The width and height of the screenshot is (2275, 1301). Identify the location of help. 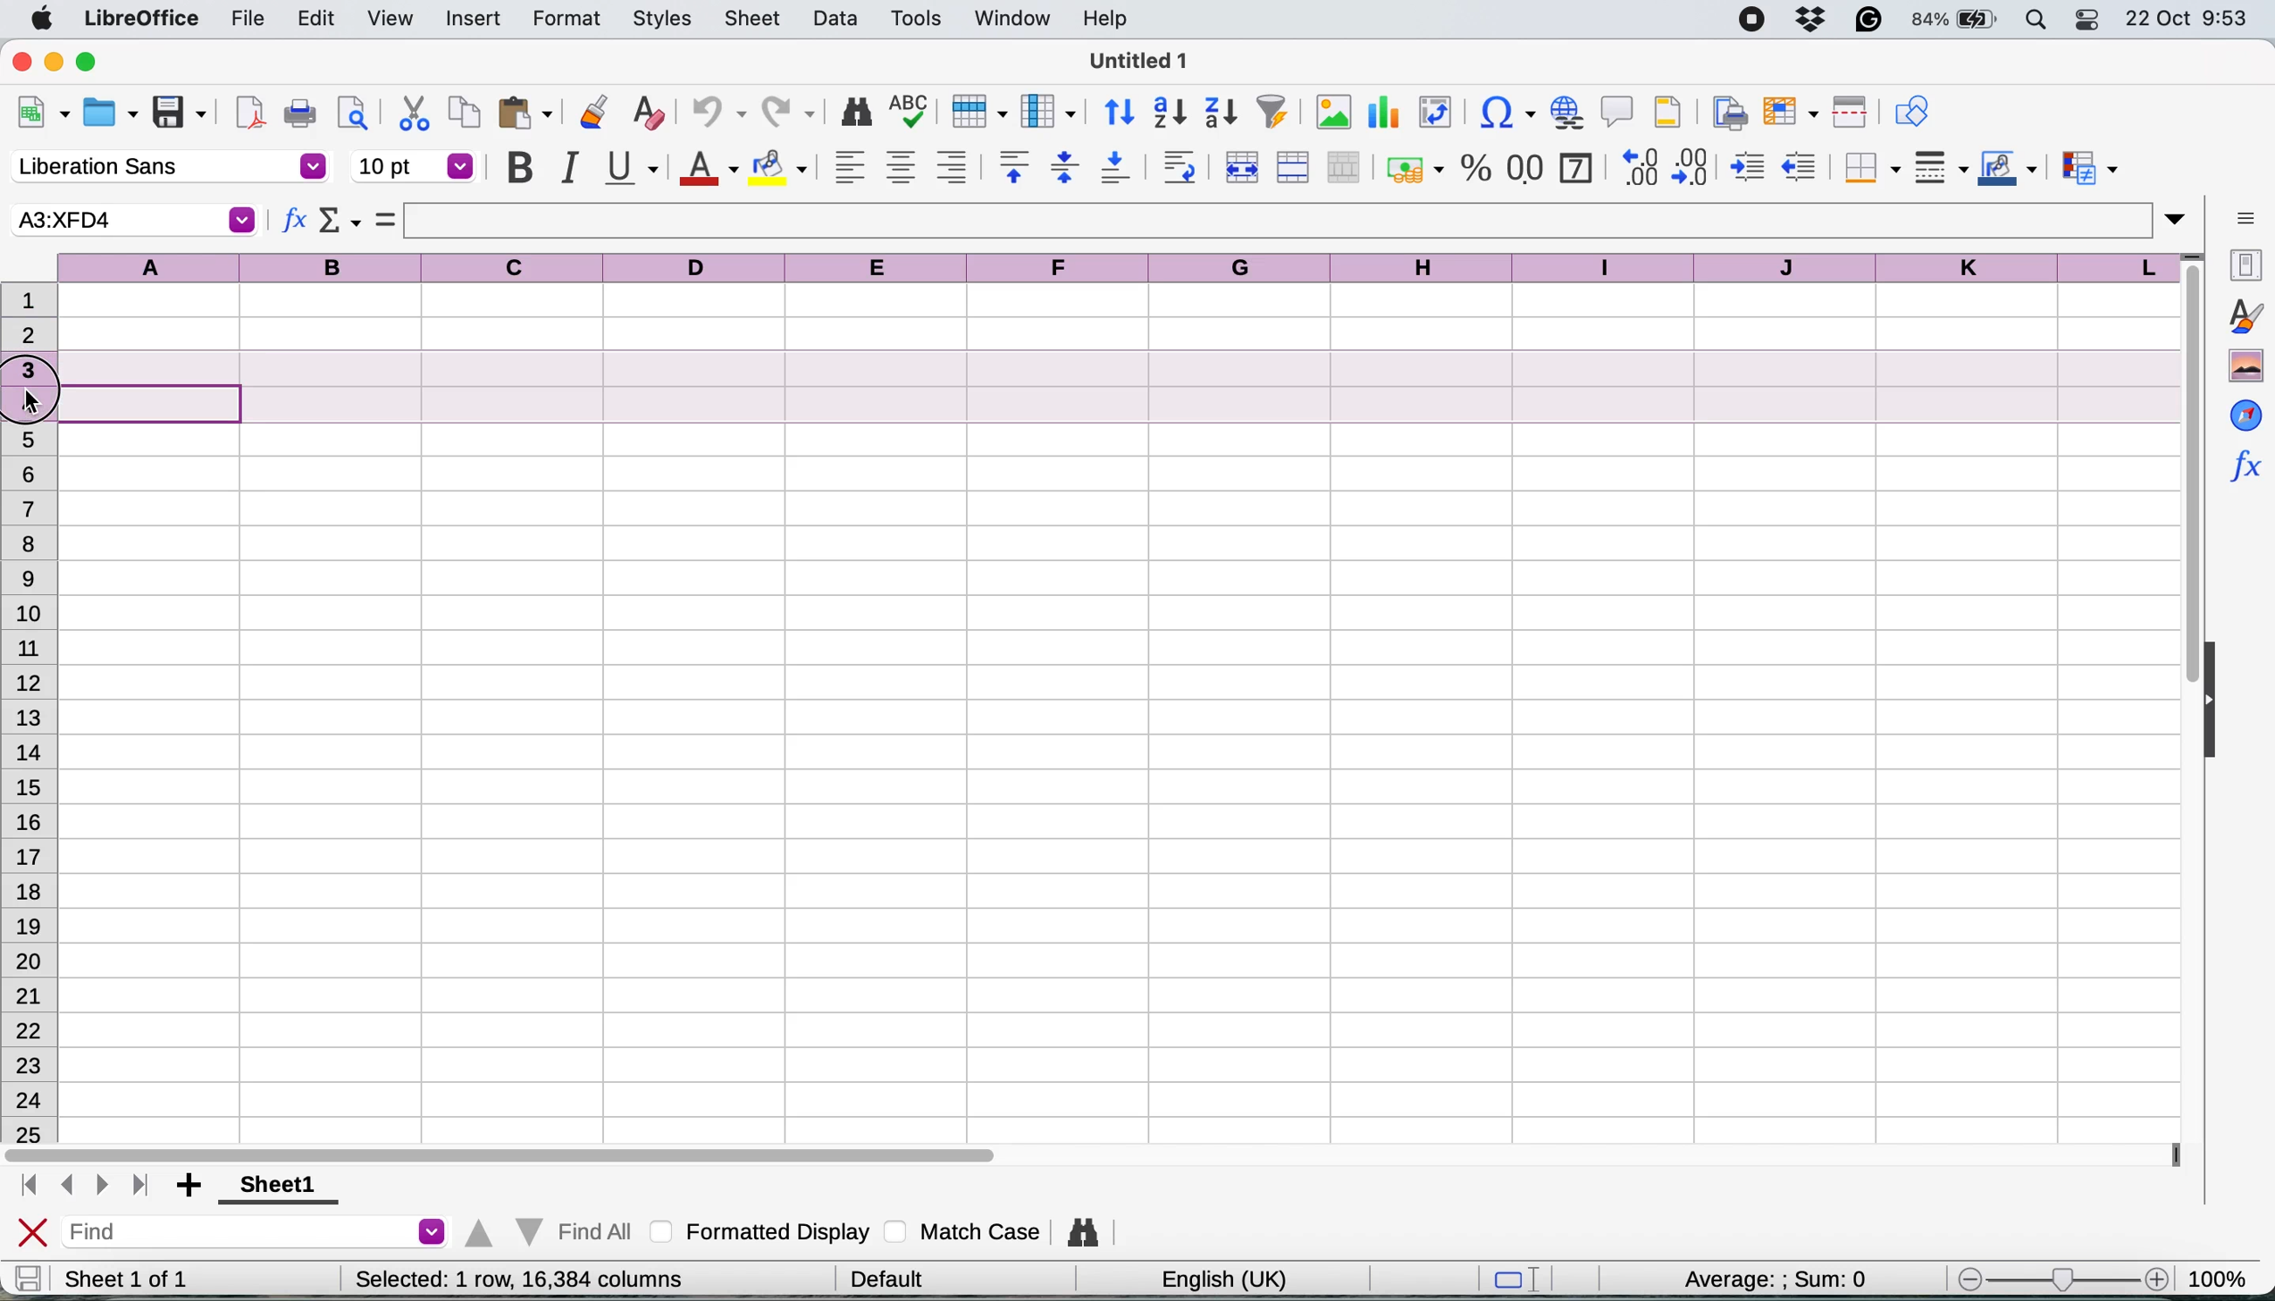
(1110, 18).